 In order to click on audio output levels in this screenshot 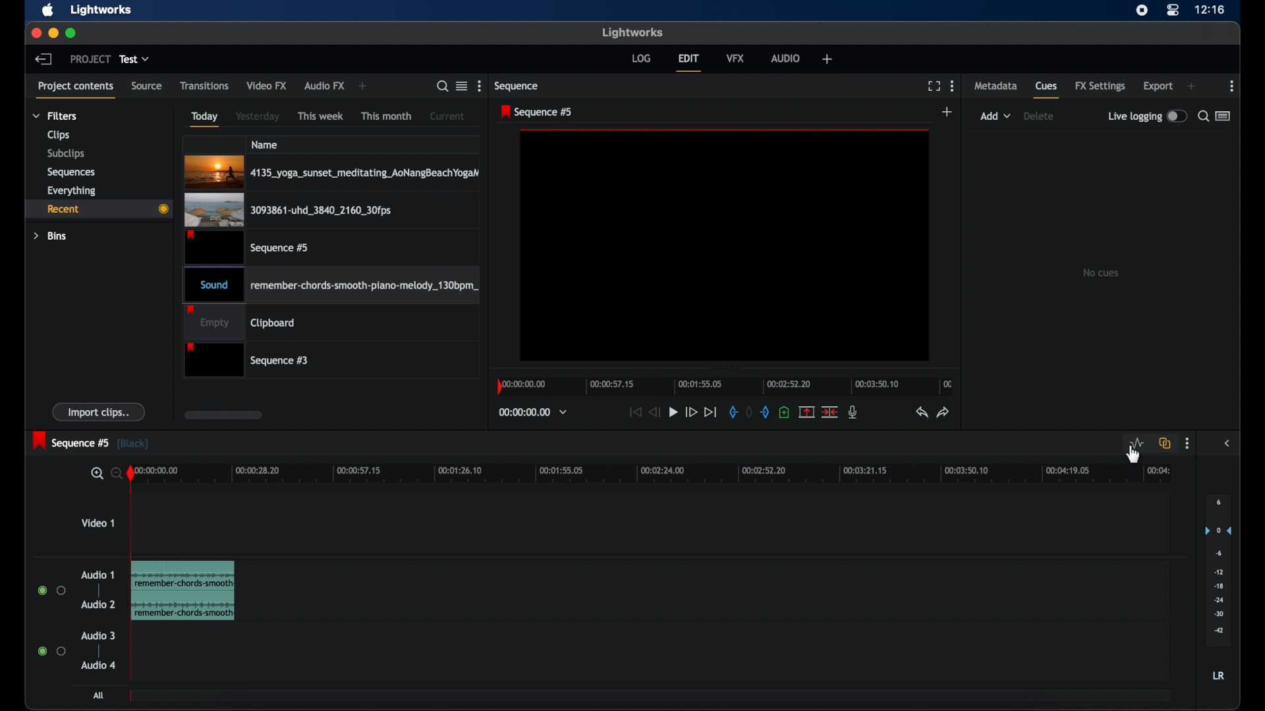, I will do `click(1218, 569)`.